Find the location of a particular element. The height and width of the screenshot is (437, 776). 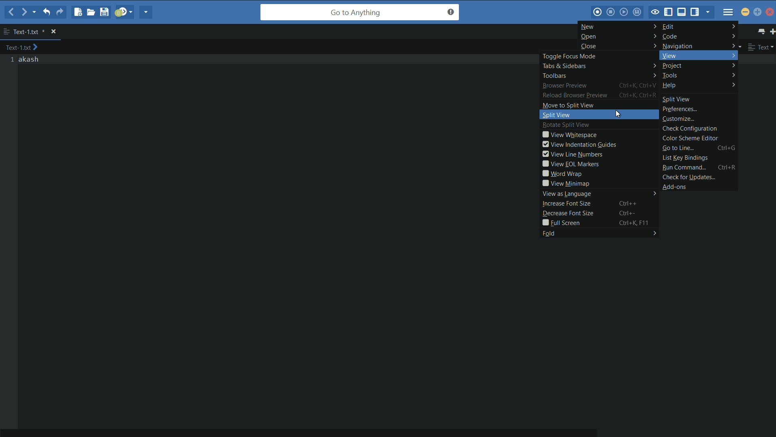

move to split view is located at coordinates (600, 105).